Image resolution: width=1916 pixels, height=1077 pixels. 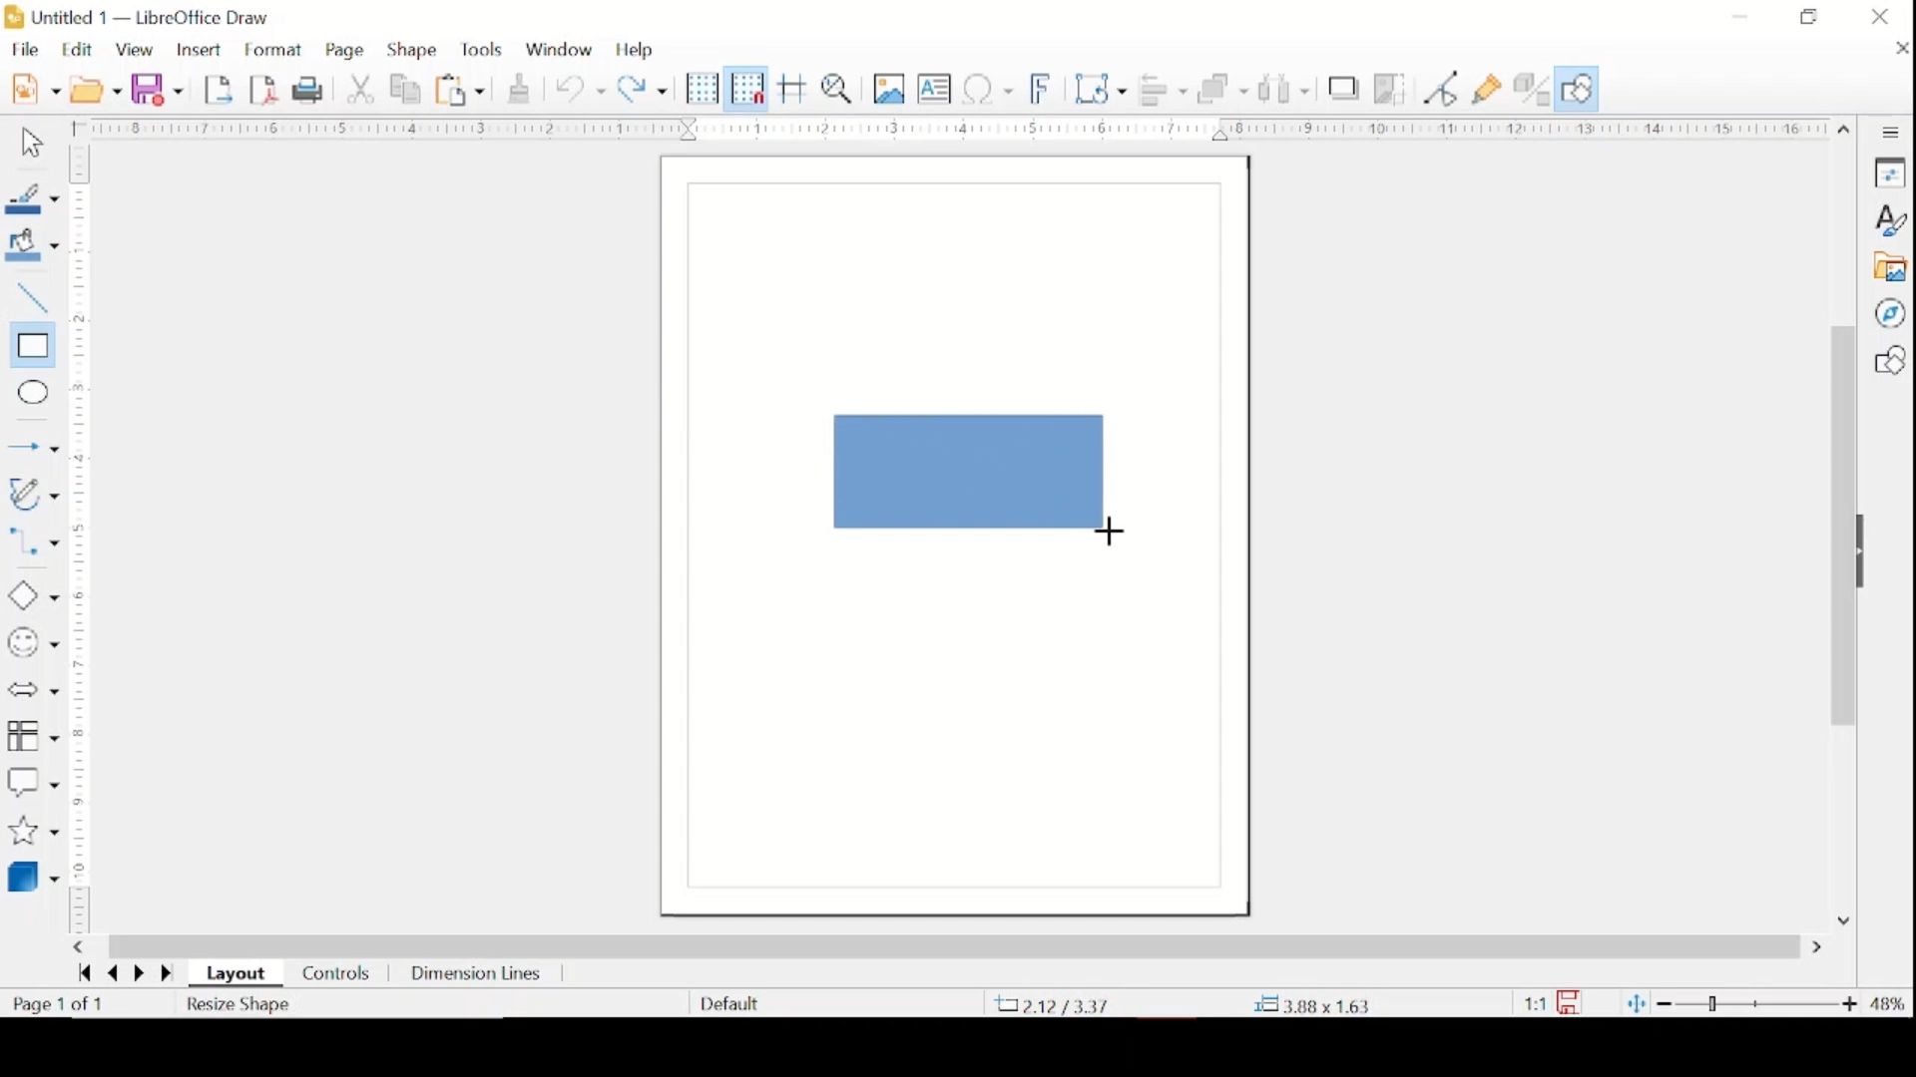 What do you see at coordinates (729, 1002) in the screenshot?
I see `default` at bounding box center [729, 1002].